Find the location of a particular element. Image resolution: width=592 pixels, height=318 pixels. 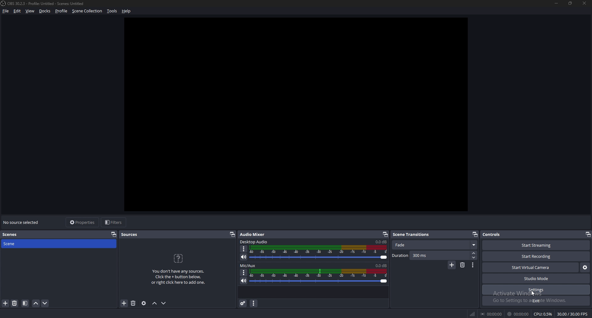

properties is located at coordinates (83, 222).